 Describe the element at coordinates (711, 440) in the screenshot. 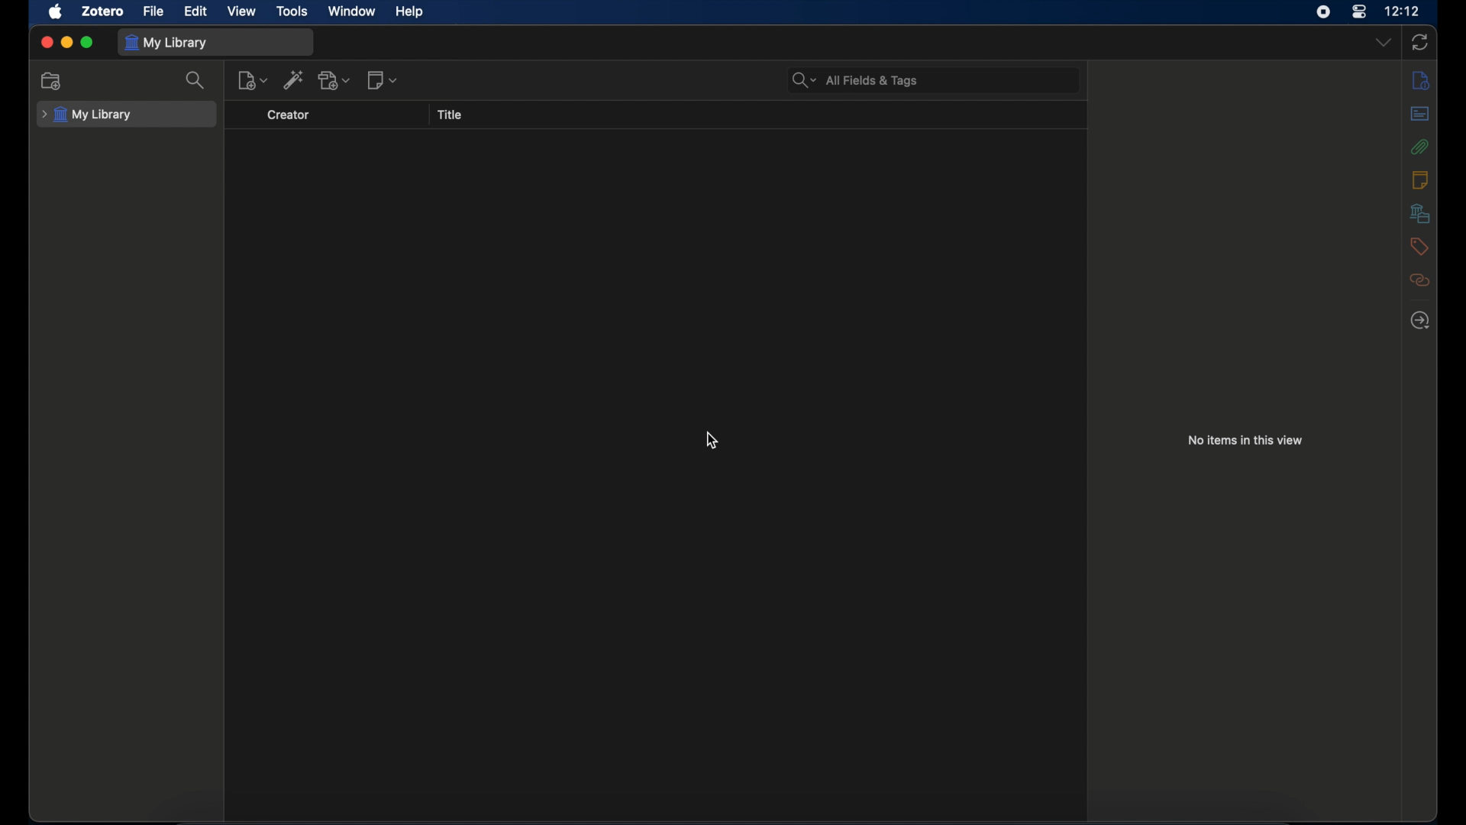

I see `cursor` at that location.